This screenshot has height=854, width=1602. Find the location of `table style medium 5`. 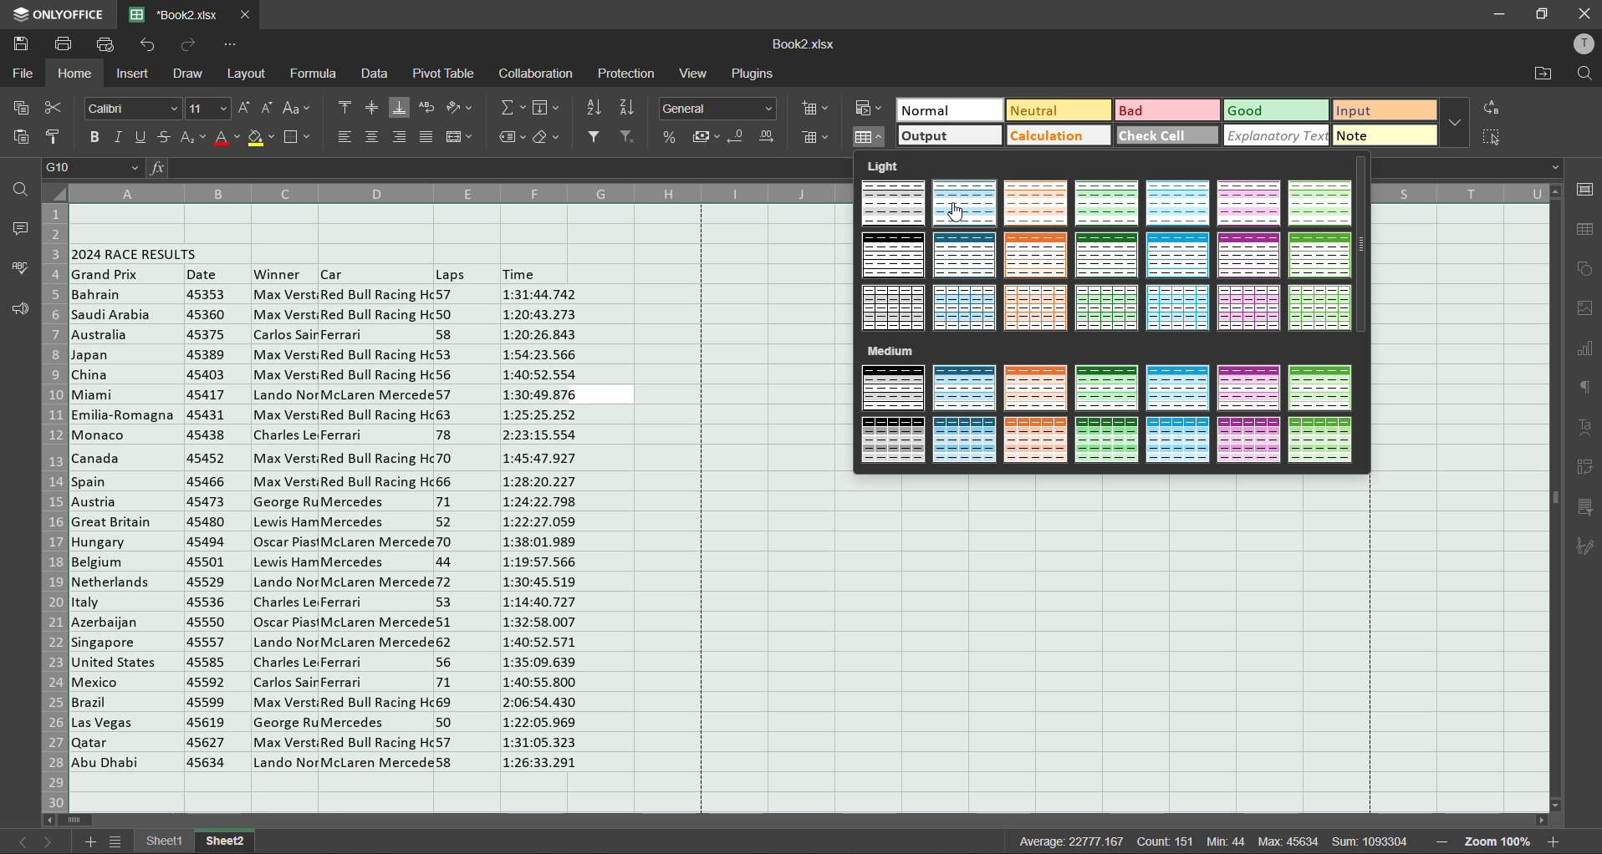

table style medium 5 is located at coordinates (1181, 389).